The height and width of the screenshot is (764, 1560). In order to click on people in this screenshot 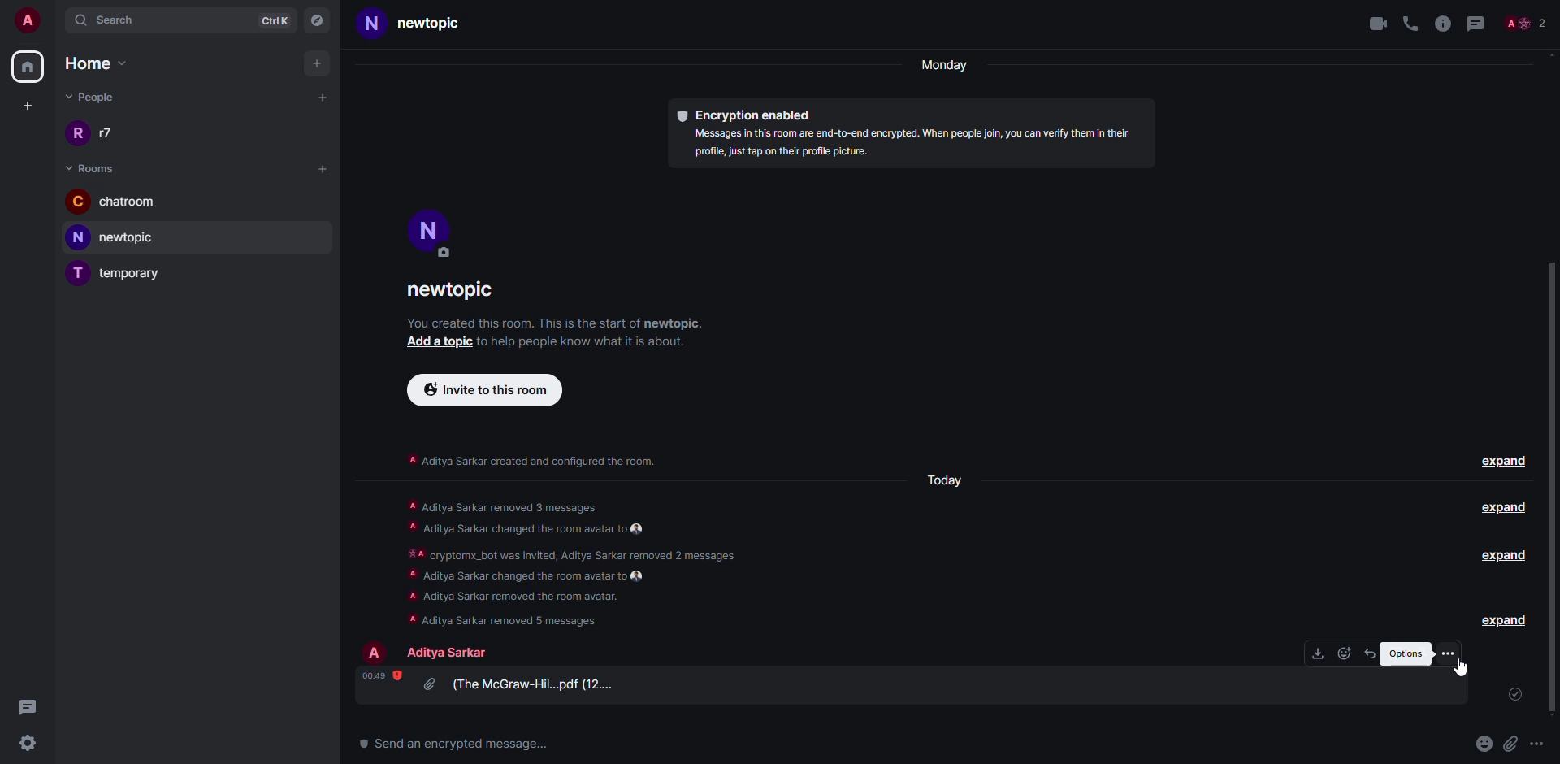, I will do `click(451, 652)`.